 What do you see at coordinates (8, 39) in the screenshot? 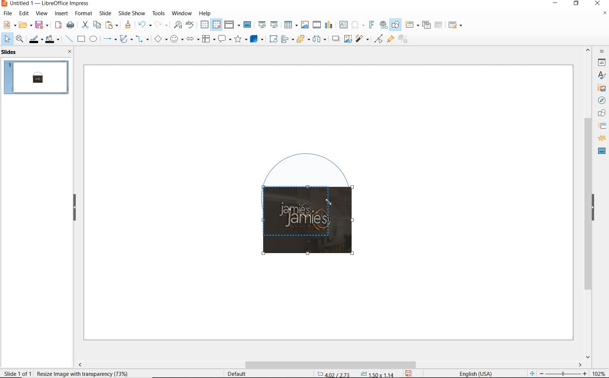
I see `select` at bounding box center [8, 39].